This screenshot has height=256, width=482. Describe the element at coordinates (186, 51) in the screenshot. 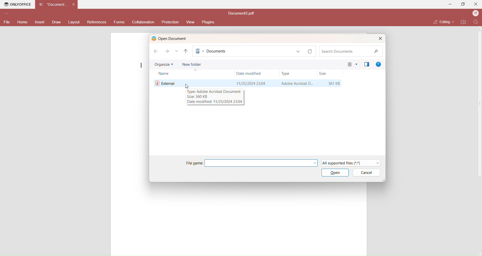

I see `Previous Folder` at that location.